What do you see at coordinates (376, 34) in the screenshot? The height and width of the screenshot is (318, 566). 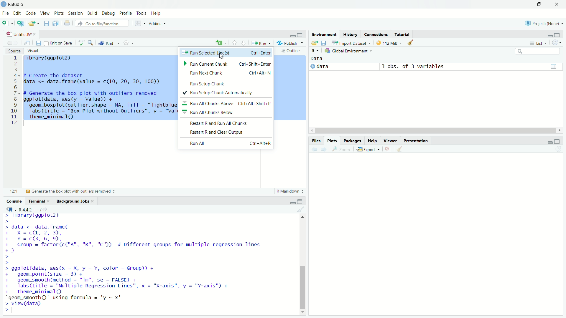 I see `‘Connections` at bounding box center [376, 34].